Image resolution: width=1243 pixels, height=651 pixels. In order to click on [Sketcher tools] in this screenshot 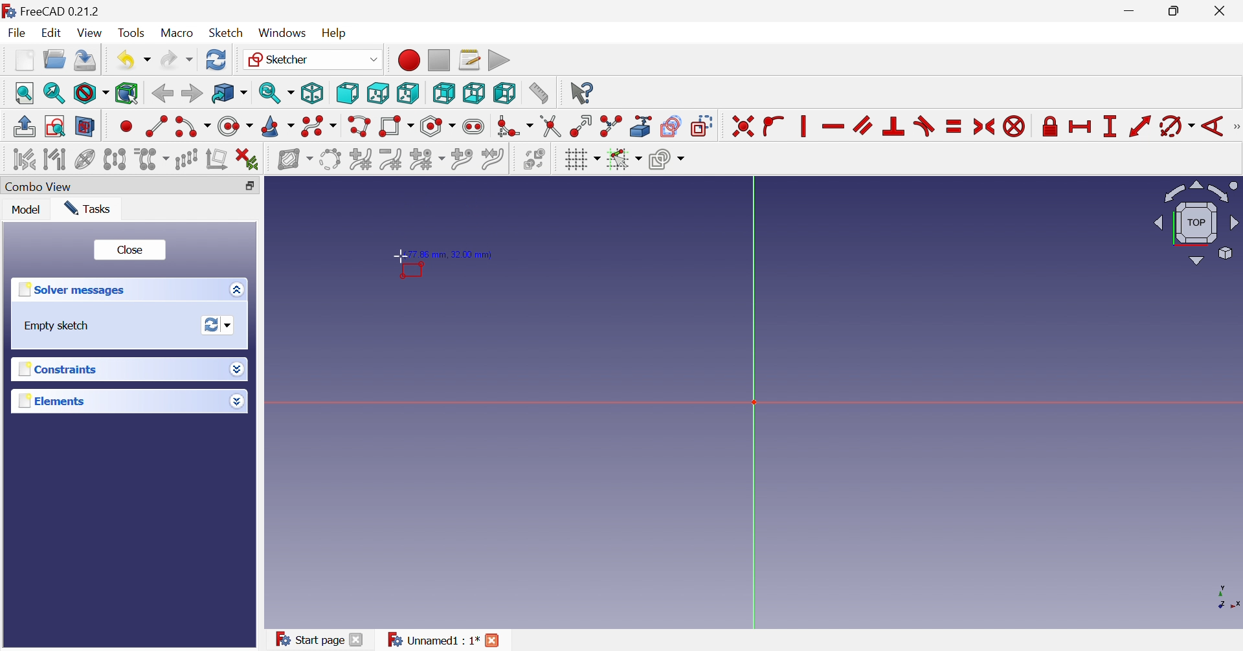, I will do `click(1235, 128)`.